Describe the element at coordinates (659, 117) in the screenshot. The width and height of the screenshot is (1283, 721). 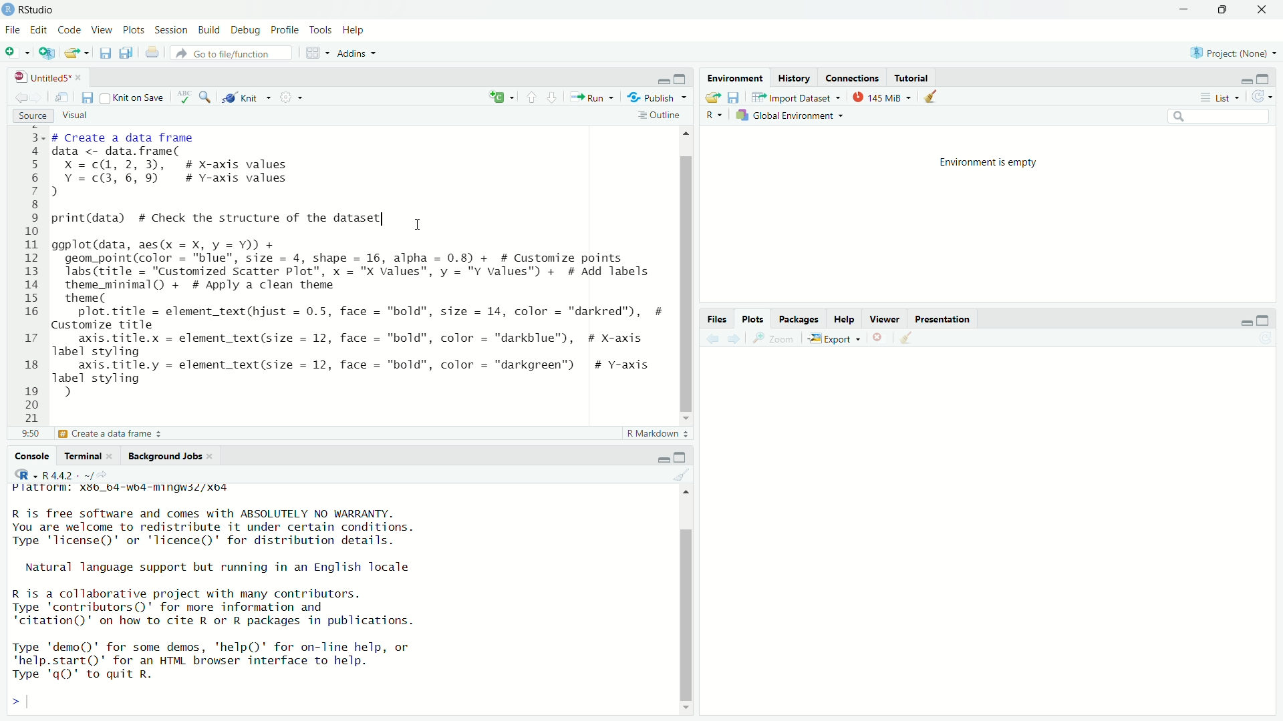
I see `Outline` at that location.